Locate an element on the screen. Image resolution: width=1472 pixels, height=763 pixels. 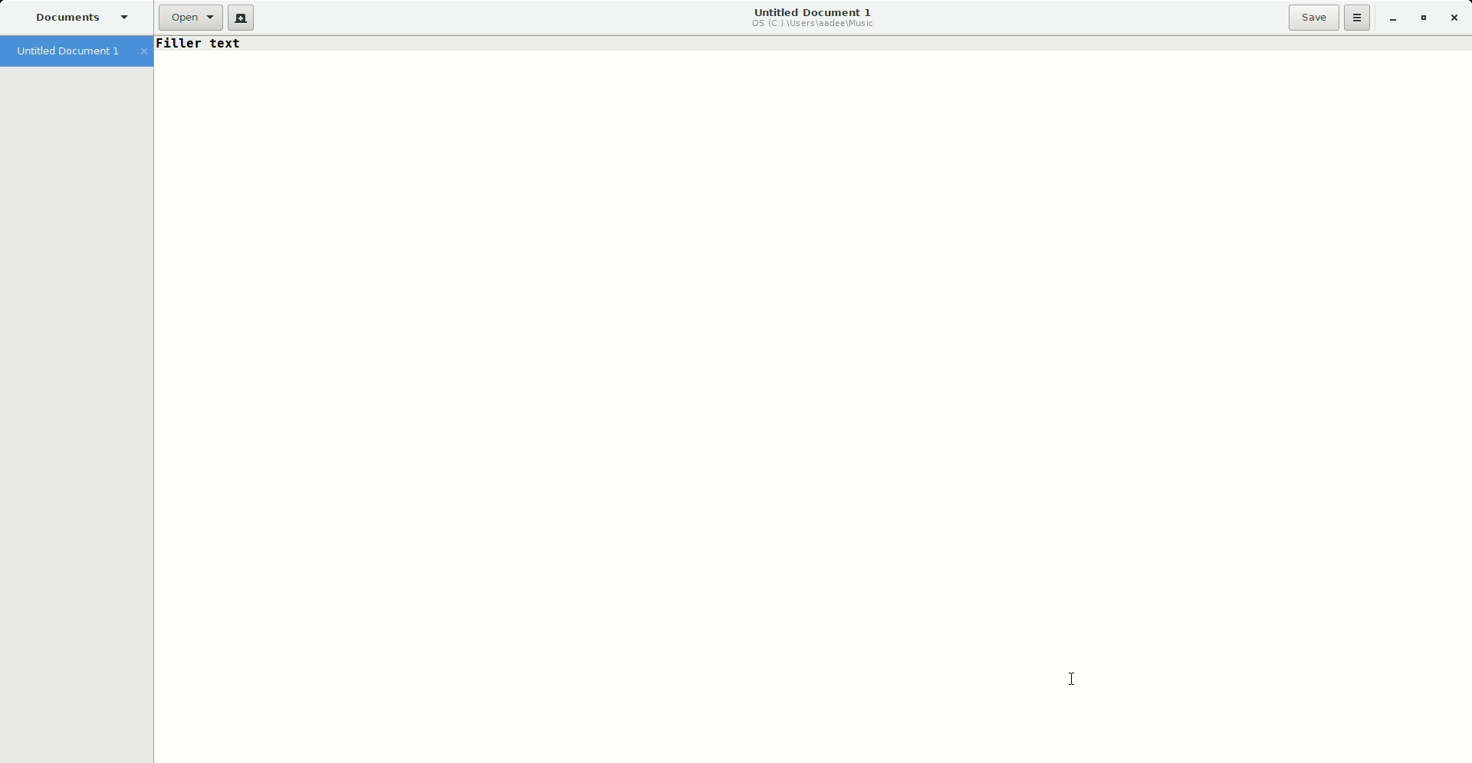
Save is located at coordinates (1314, 18).